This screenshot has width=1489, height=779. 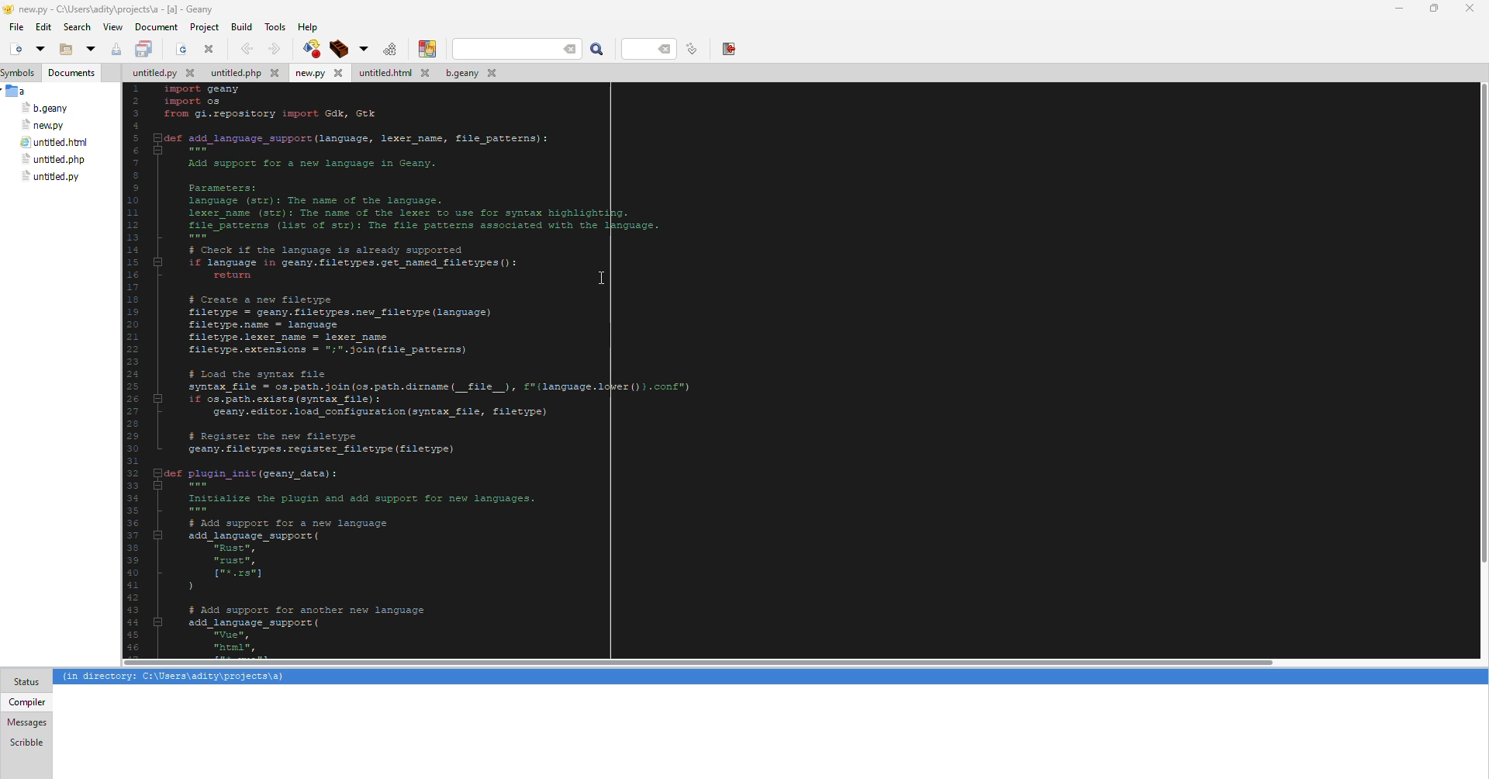 I want to click on compiler, so click(x=26, y=702).